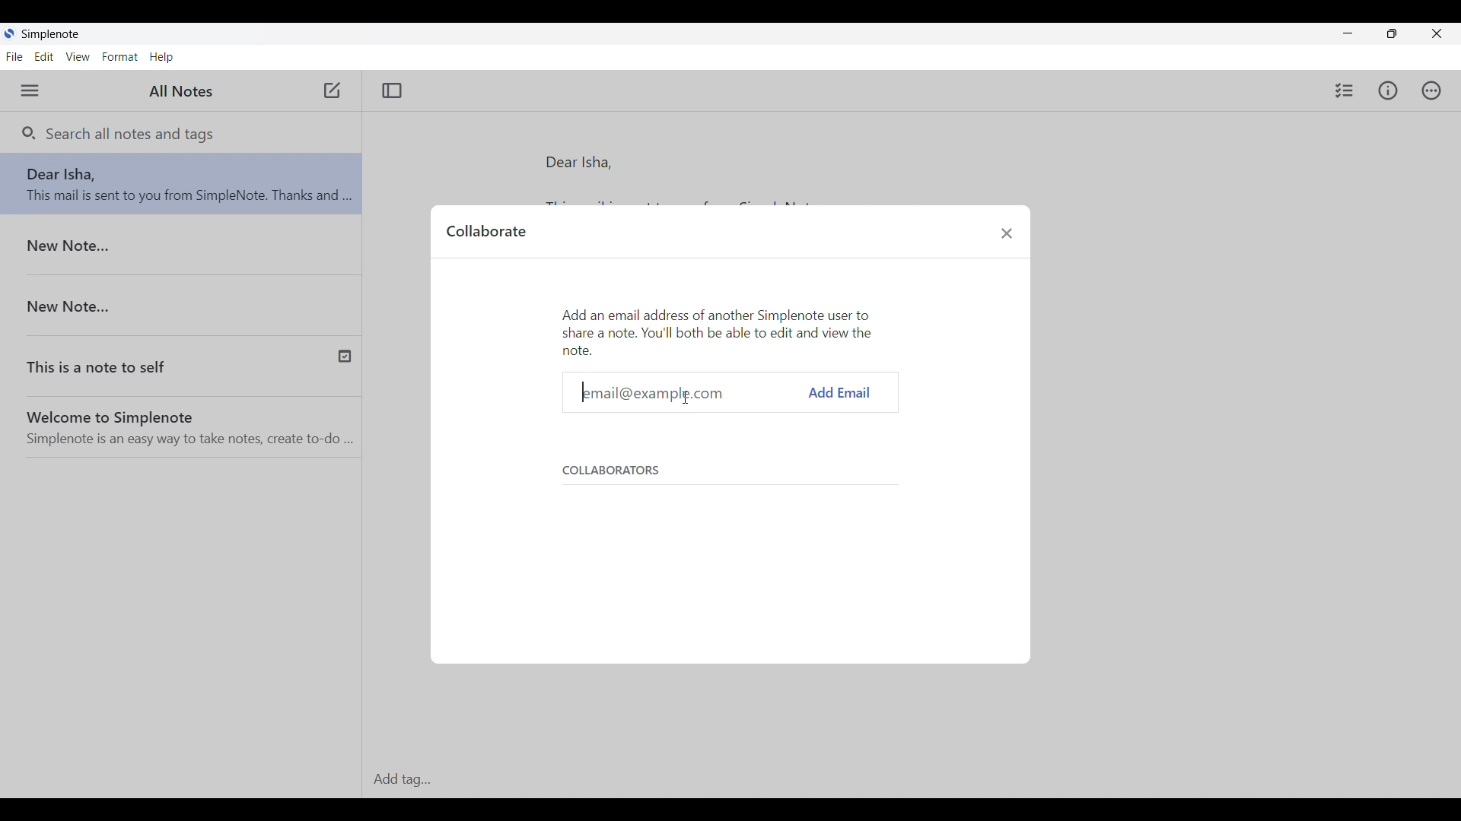  What do you see at coordinates (186, 423) in the screenshot?
I see `Welcome to simplenote` at bounding box center [186, 423].